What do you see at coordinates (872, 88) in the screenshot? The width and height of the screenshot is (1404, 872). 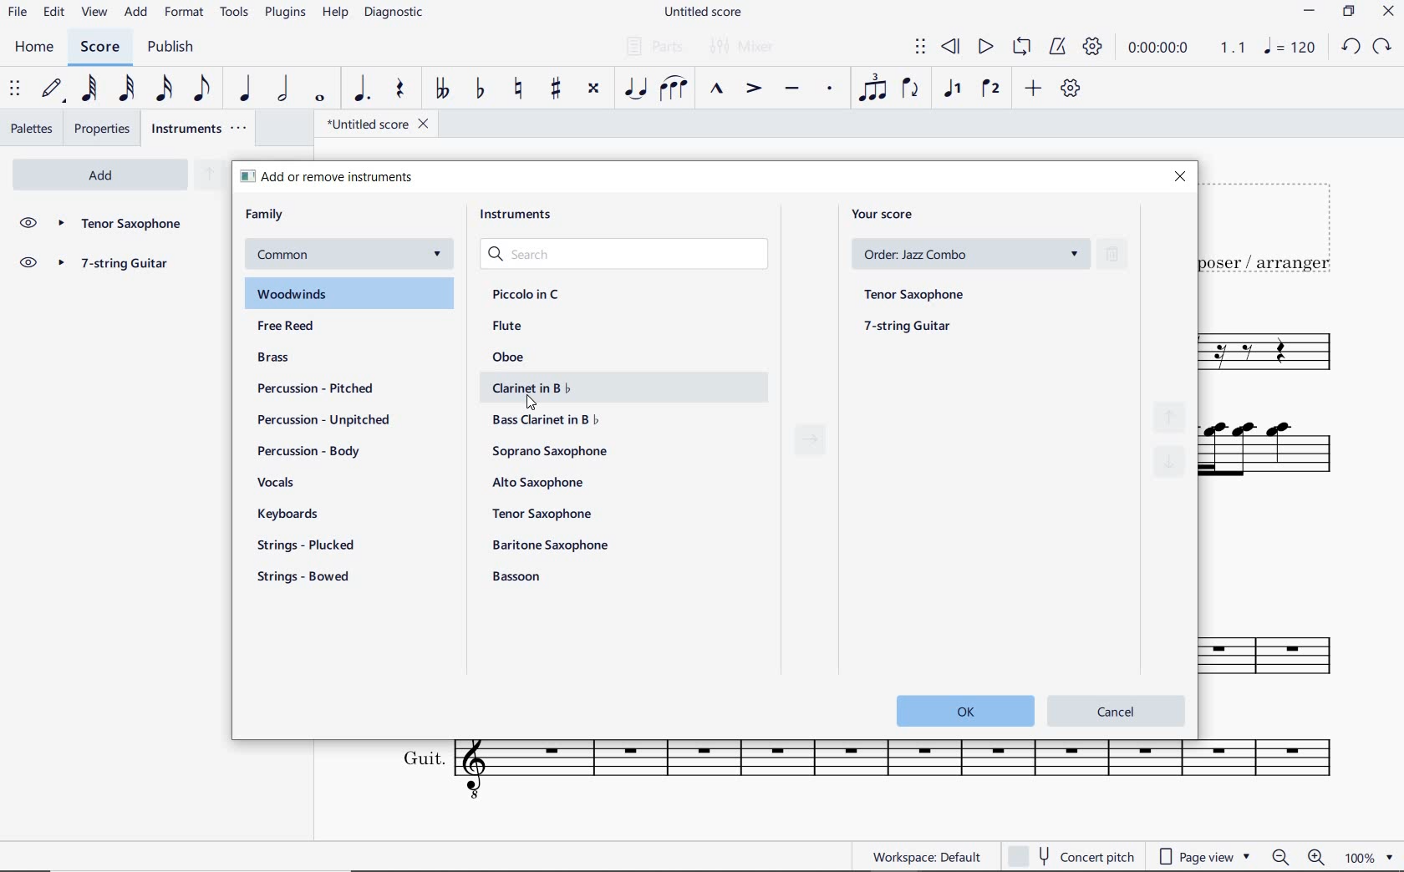 I see `TUPLET` at bounding box center [872, 88].